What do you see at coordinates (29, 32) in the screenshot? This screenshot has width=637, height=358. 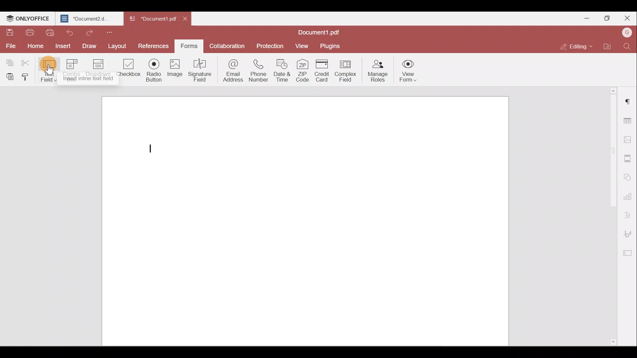 I see `Print file` at bounding box center [29, 32].